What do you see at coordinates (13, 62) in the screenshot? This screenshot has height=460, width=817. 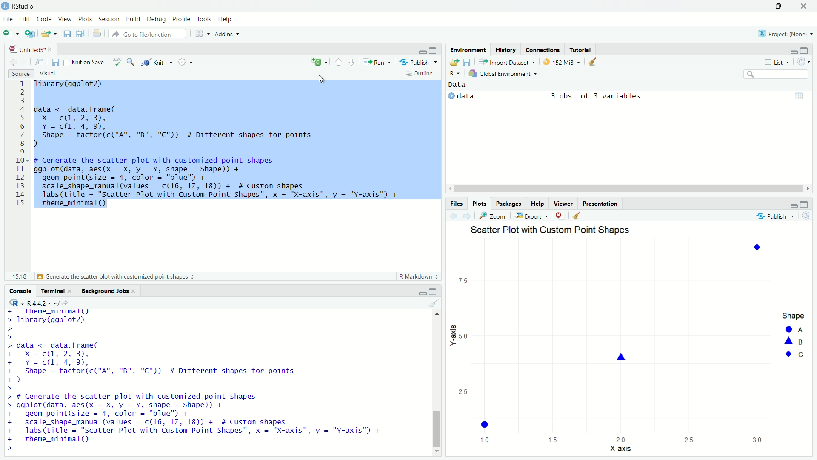 I see `Go back to previous source location` at bounding box center [13, 62].